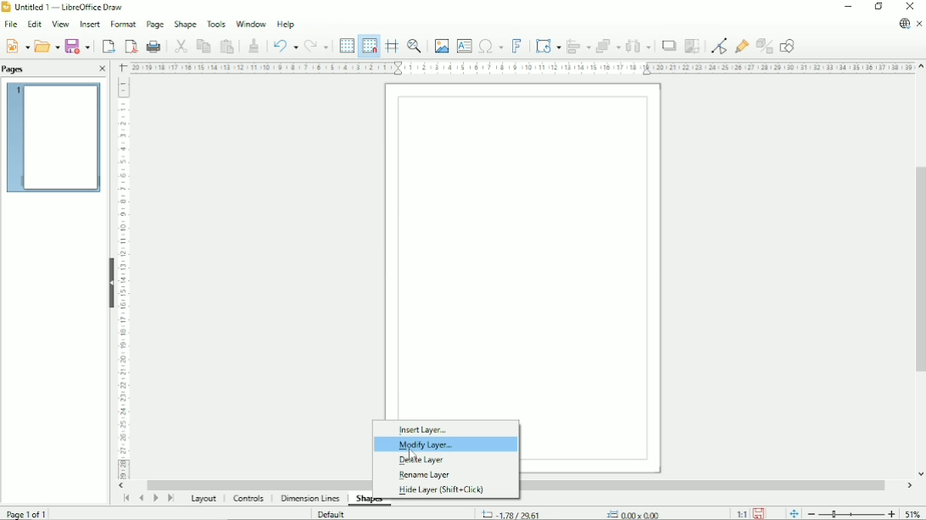 The width and height of the screenshot is (926, 520). What do you see at coordinates (425, 475) in the screenshot?
I see `Rename layer` at bounding box center [425, 475].